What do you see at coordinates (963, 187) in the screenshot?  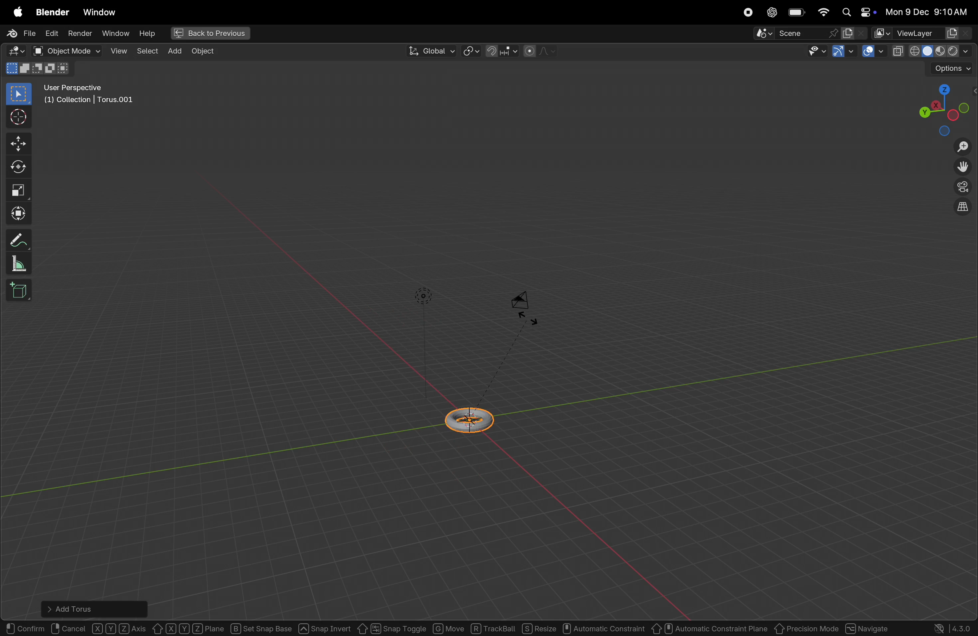 I see `view point camera` at bounding box center [963, 187].